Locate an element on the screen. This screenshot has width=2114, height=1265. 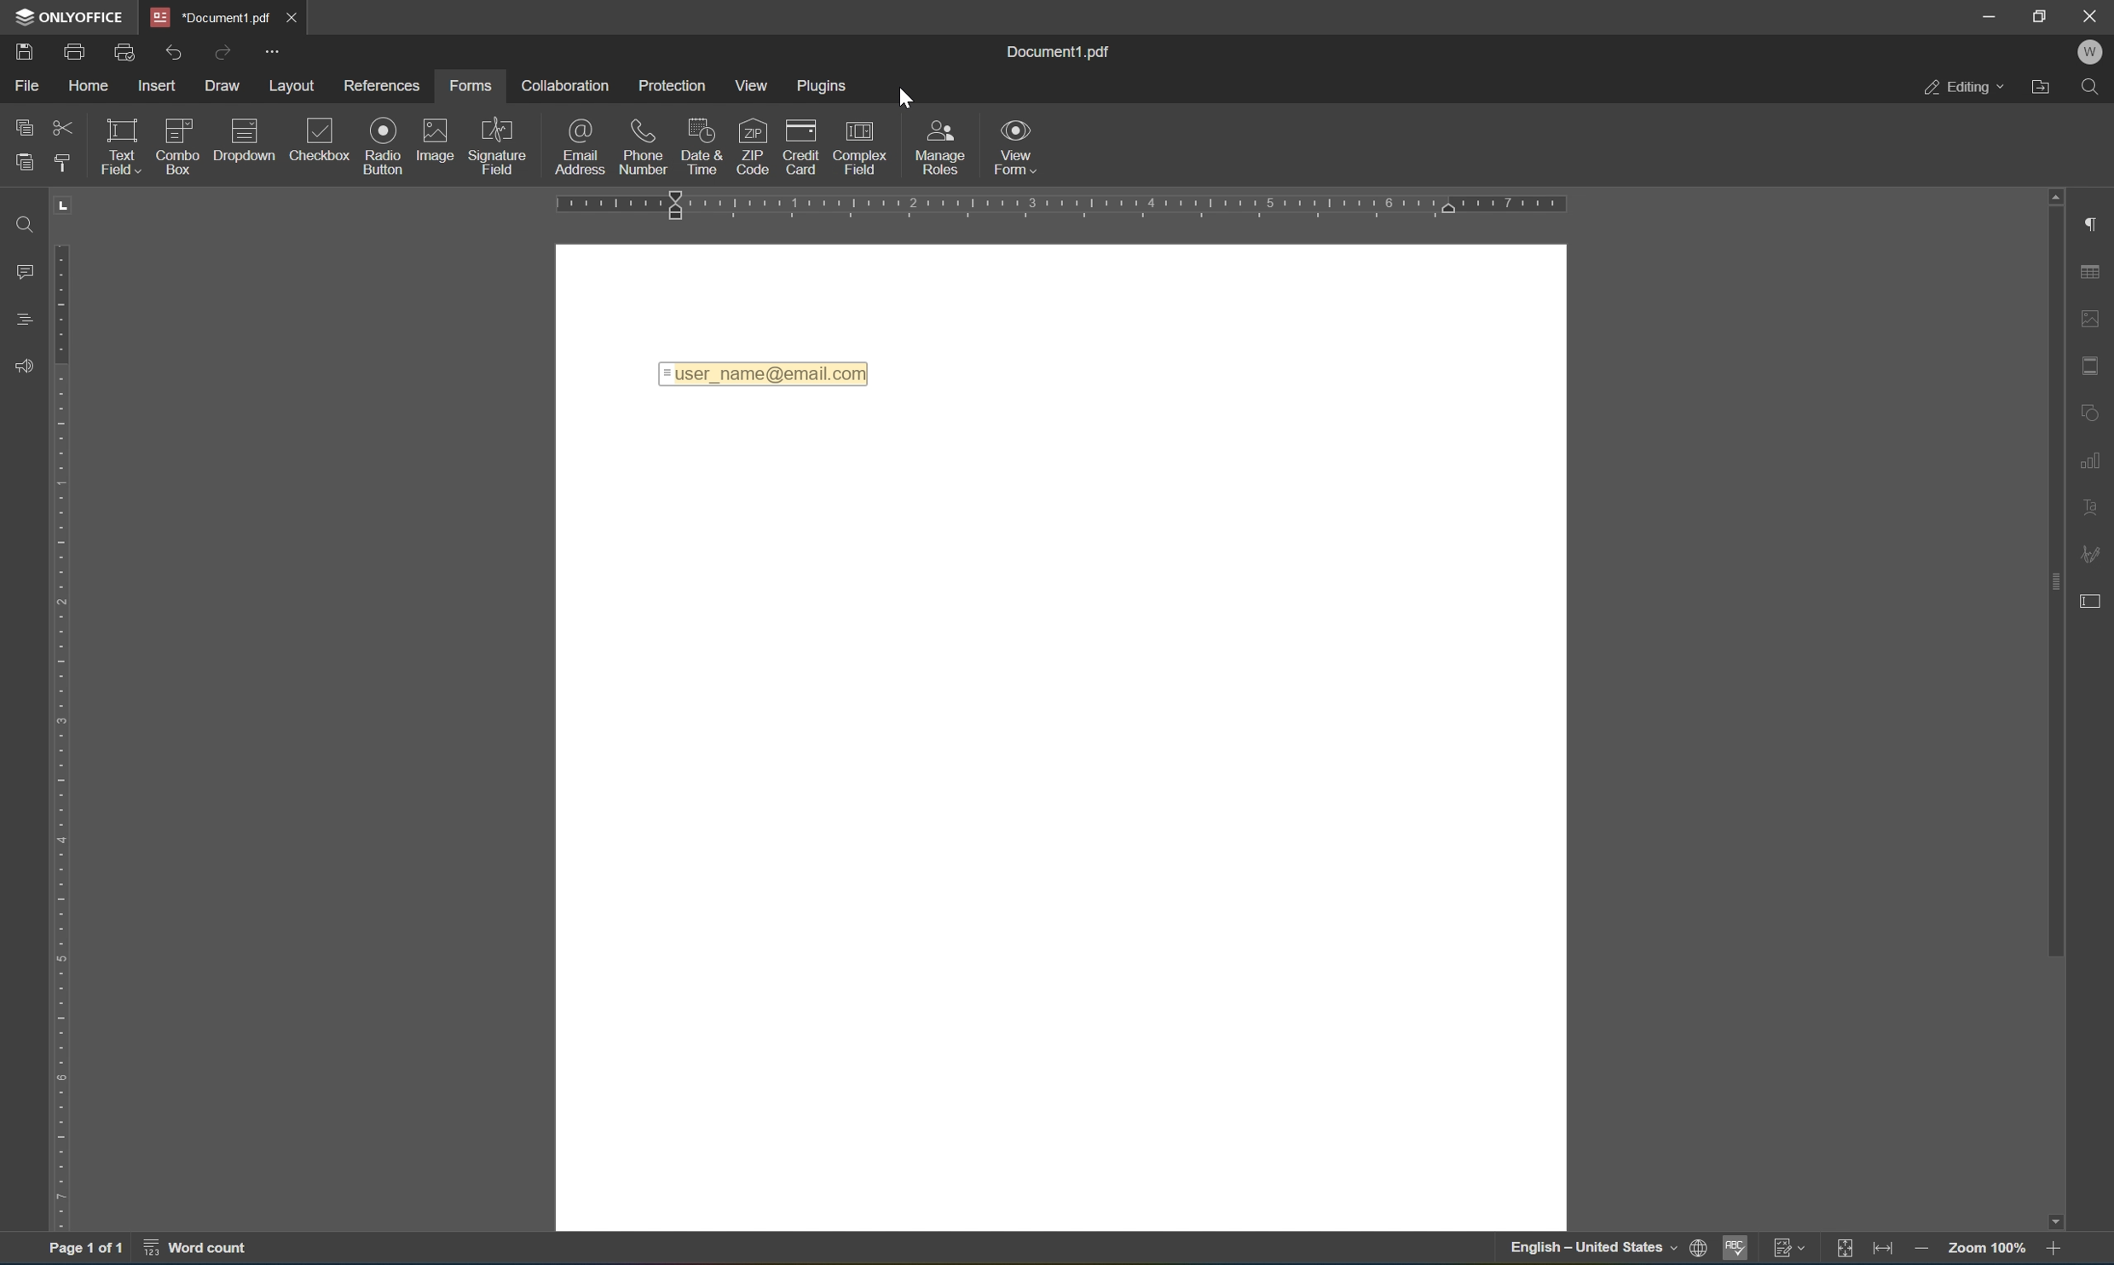
cut is located at coordinates (61, 125).